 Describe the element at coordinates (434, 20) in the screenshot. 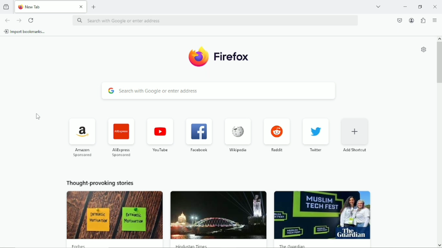

I see `Open application menu` at that location.